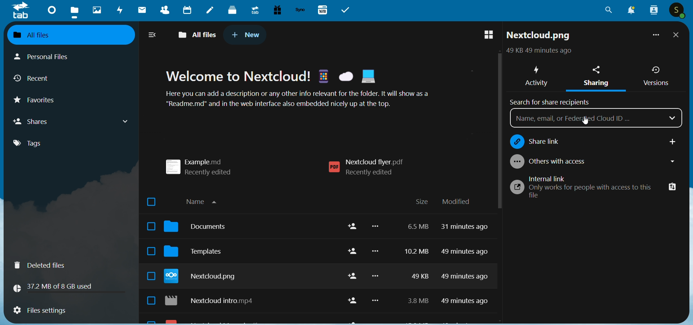  I want to click on people, so click(653, 10).